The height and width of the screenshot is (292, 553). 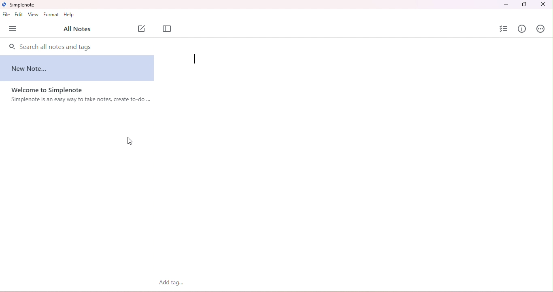 What do you see at coordinates (131, 138) in the screenshot?
I see `cursor` at bounding box center [131, 138].